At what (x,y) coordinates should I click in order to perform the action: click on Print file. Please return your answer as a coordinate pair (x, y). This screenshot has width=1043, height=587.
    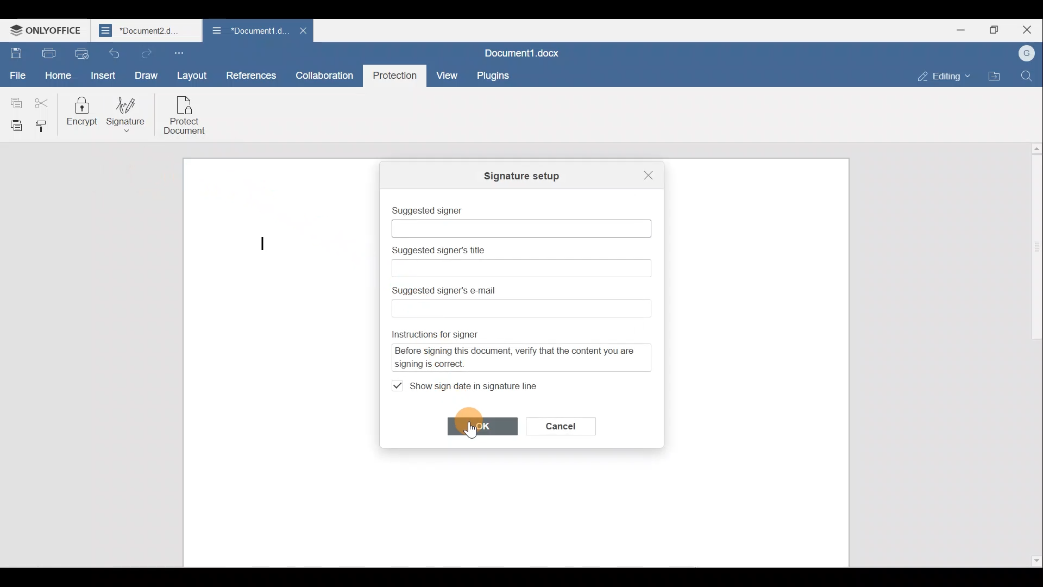
    Looking at the image, I should click on (48, 53).